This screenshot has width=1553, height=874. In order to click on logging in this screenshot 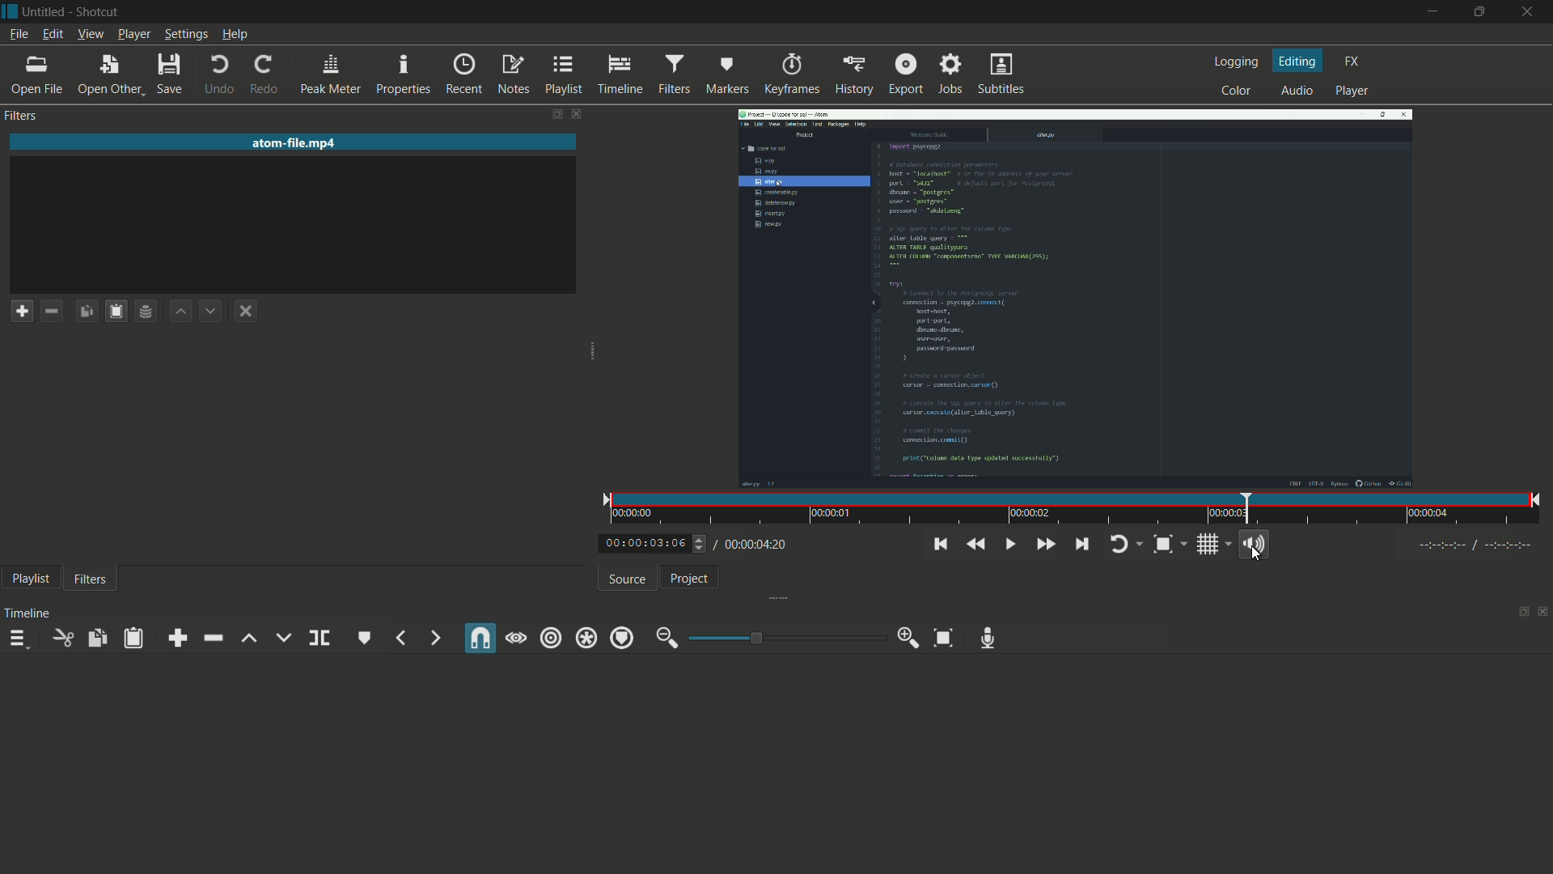, I will do `click(1236, 62)`.